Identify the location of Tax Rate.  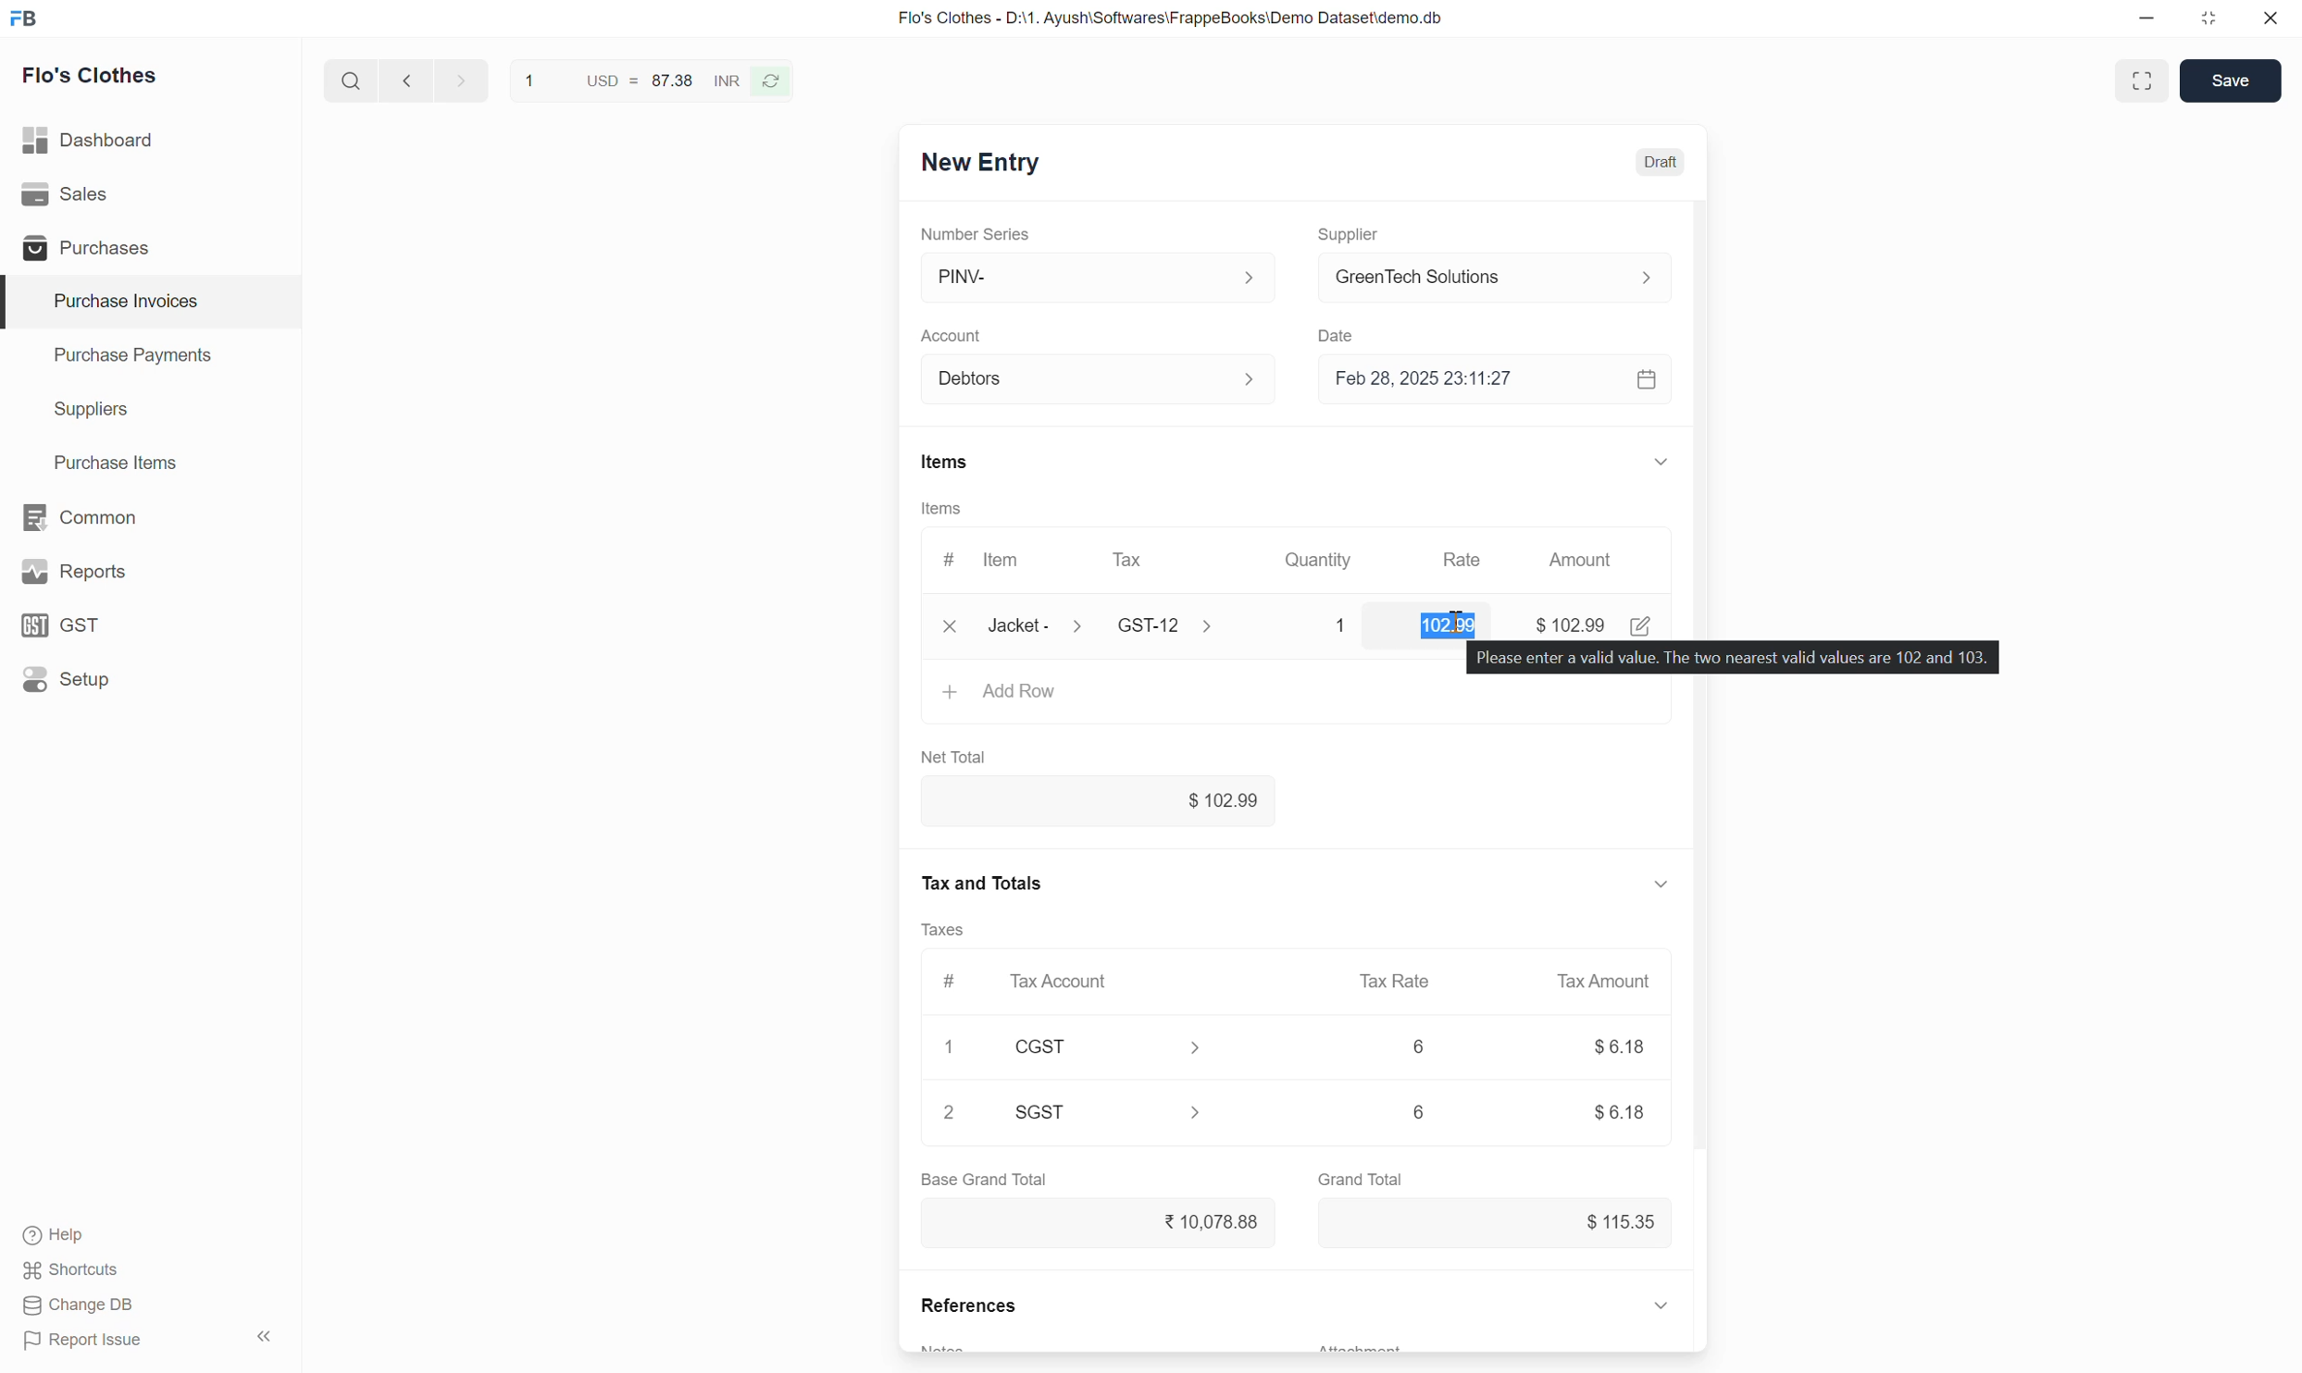
(1396, 981).